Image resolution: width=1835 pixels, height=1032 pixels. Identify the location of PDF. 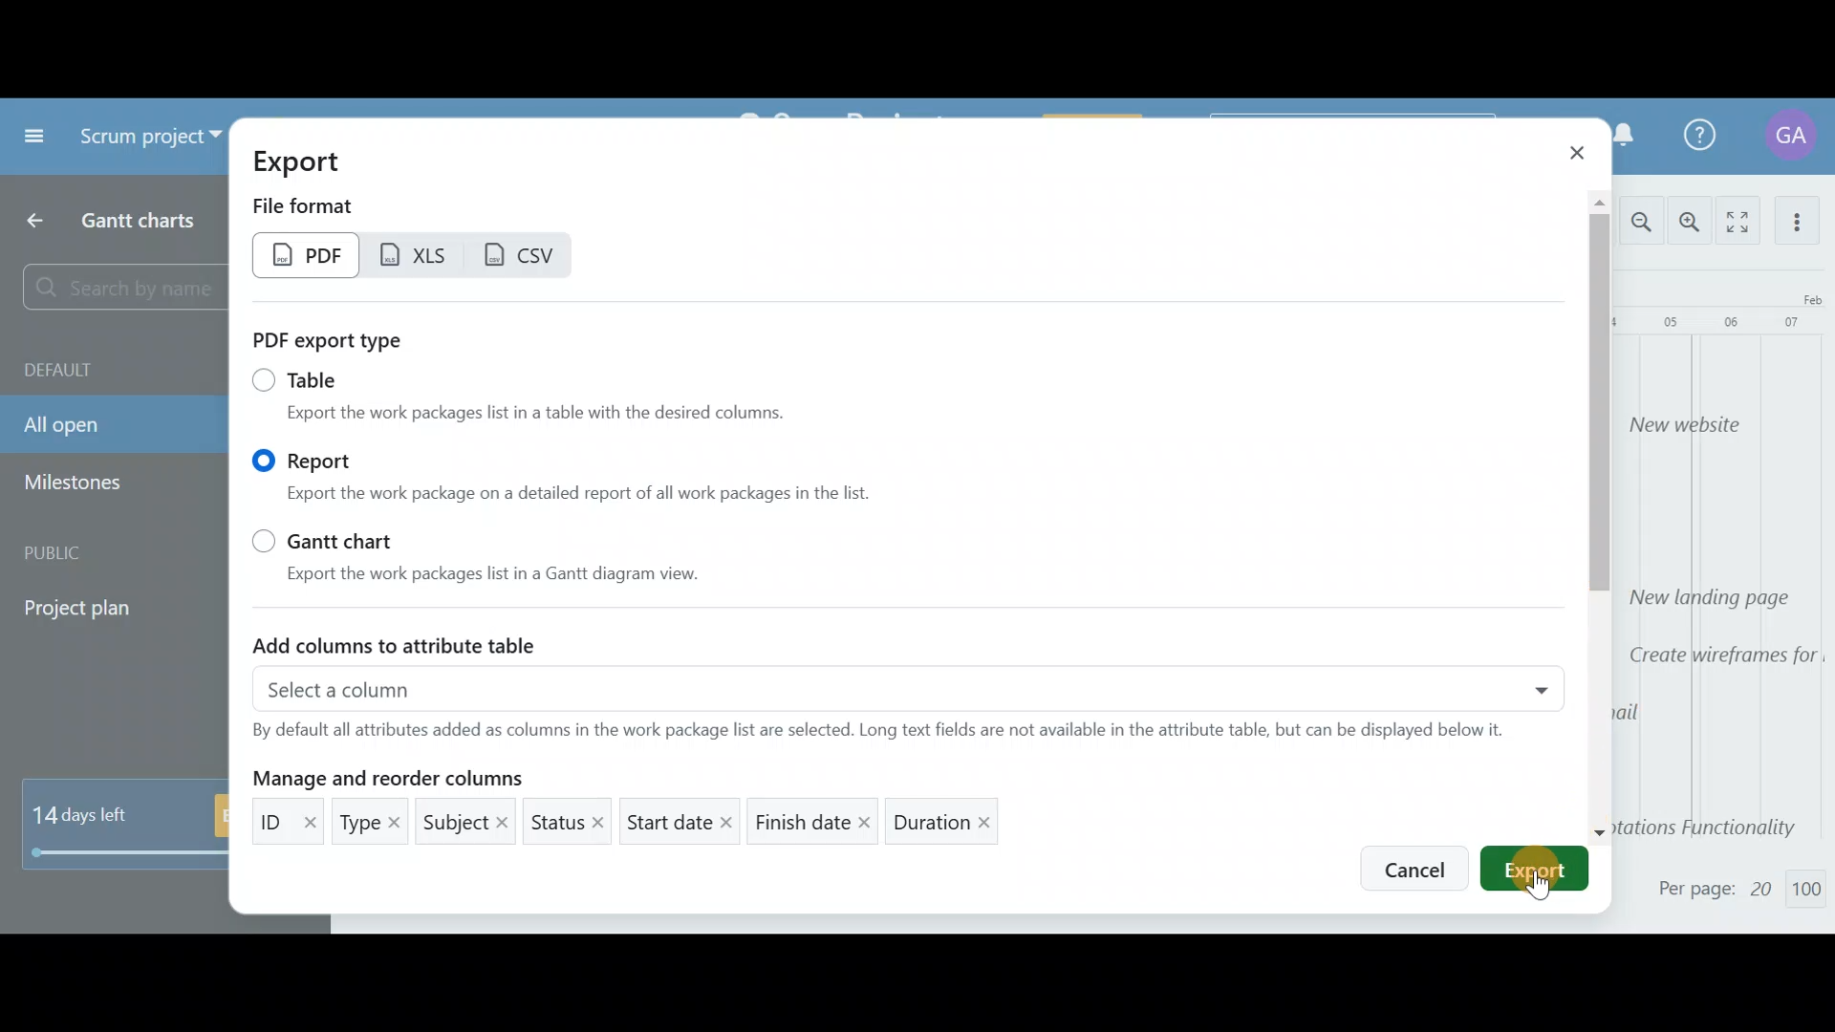
(306, 258).